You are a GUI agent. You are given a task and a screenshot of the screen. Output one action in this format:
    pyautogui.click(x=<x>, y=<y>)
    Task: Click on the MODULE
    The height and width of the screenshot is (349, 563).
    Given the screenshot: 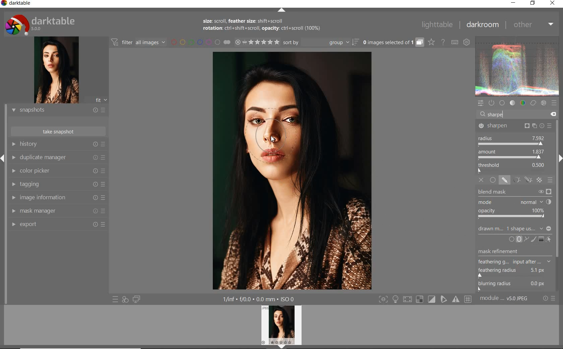 What is the action you would take?
    pyautogui.click(x=505, y=300)
    